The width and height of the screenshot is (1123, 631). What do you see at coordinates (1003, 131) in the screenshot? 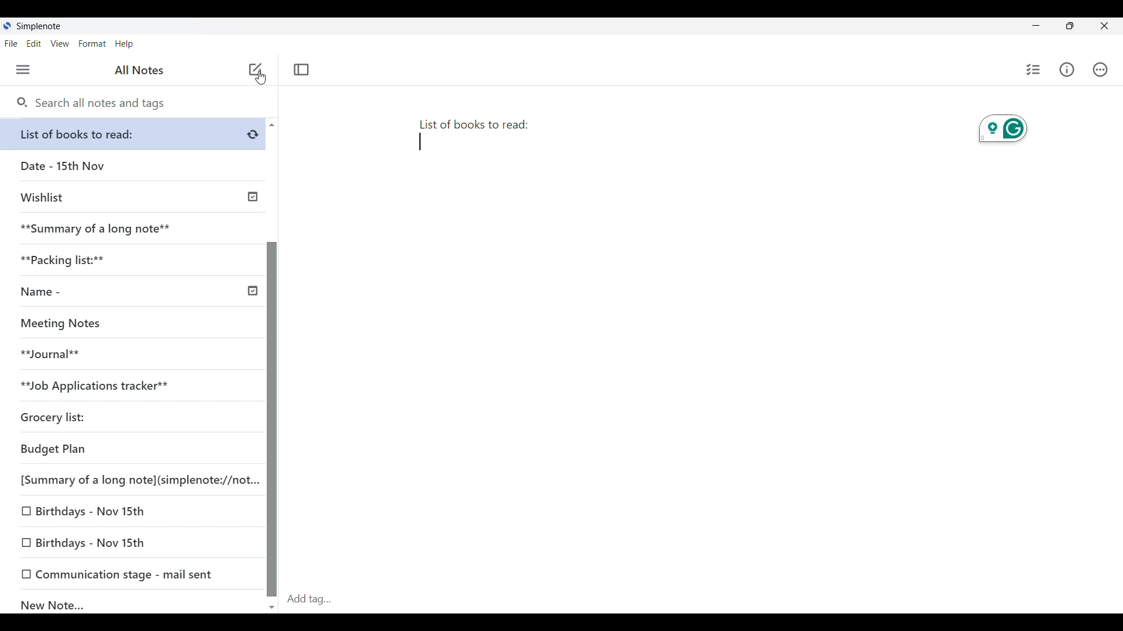
I see `Grammarly extension` at bounding box center [1003, 131].